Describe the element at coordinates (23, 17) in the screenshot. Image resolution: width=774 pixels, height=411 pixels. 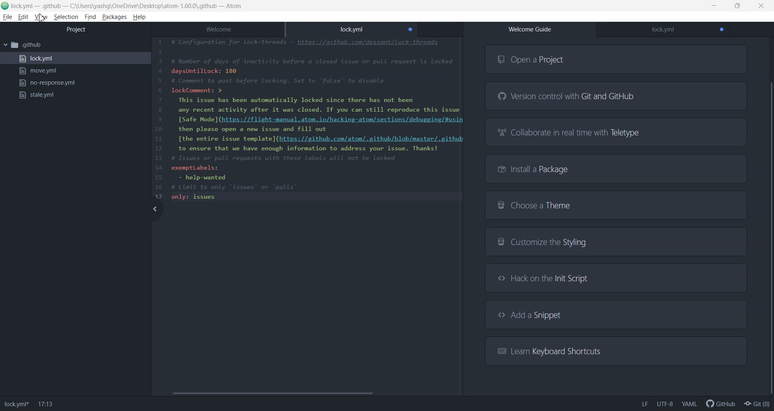
I see `Edit` at that location.